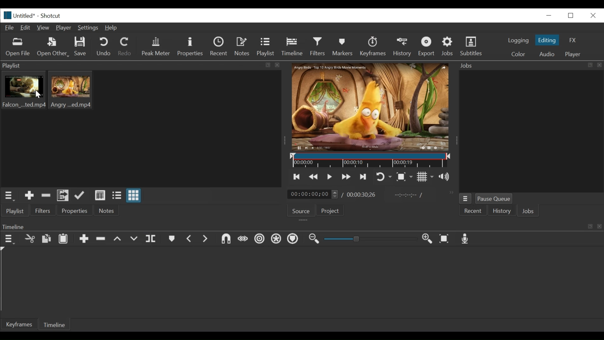 This screenshot has width=604, height=340. Describe the element at coordinates (138, 65) in the screenshot. I see `playlist panel` at that location.